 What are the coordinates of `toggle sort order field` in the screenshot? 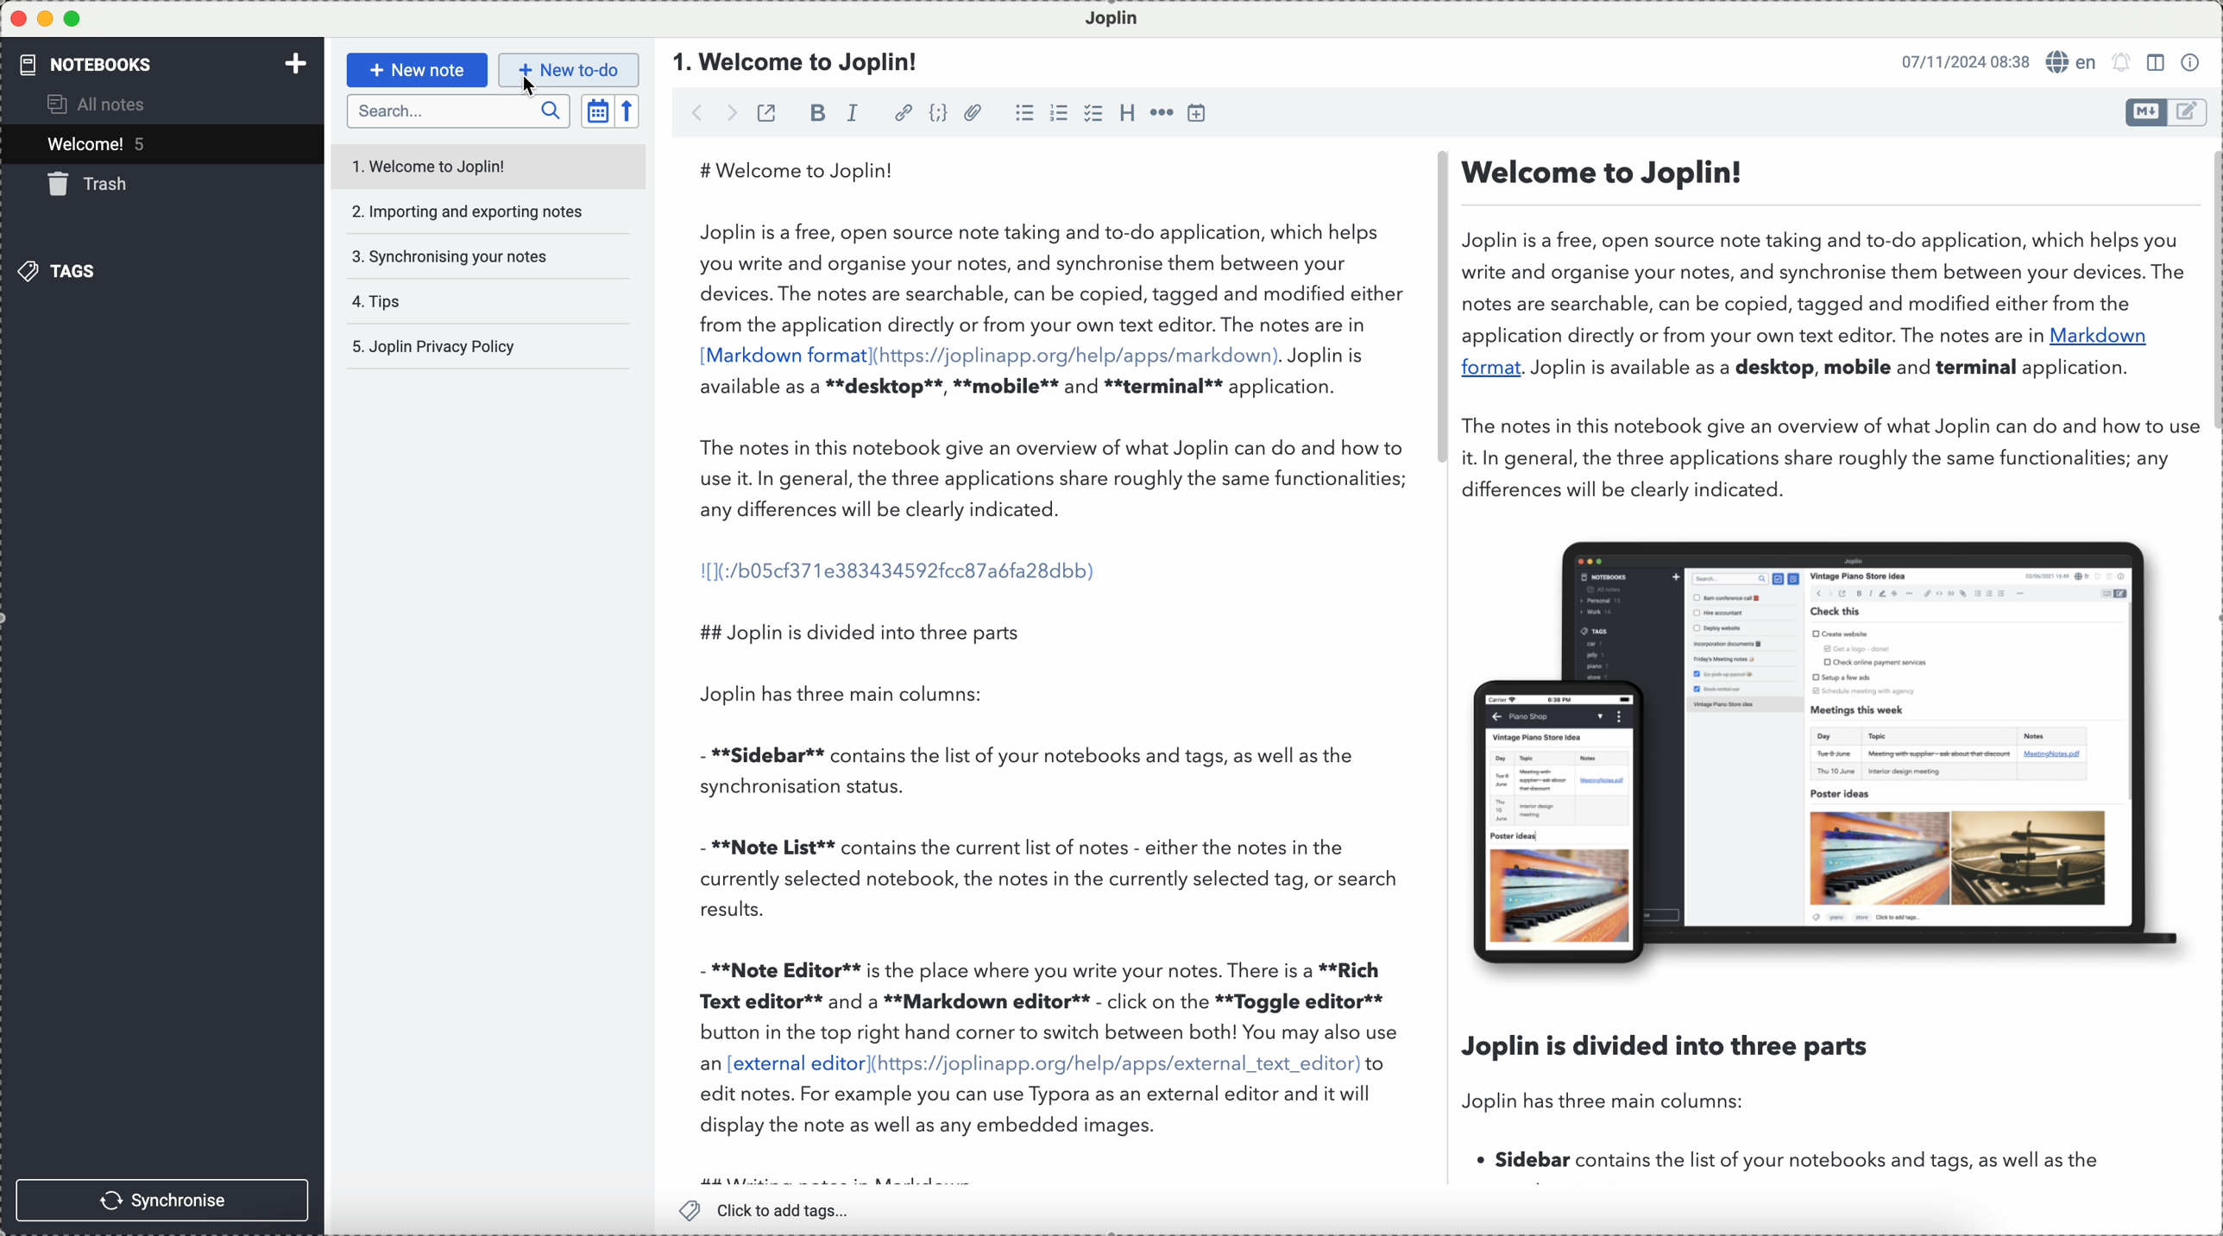 It's located at (598, 111).